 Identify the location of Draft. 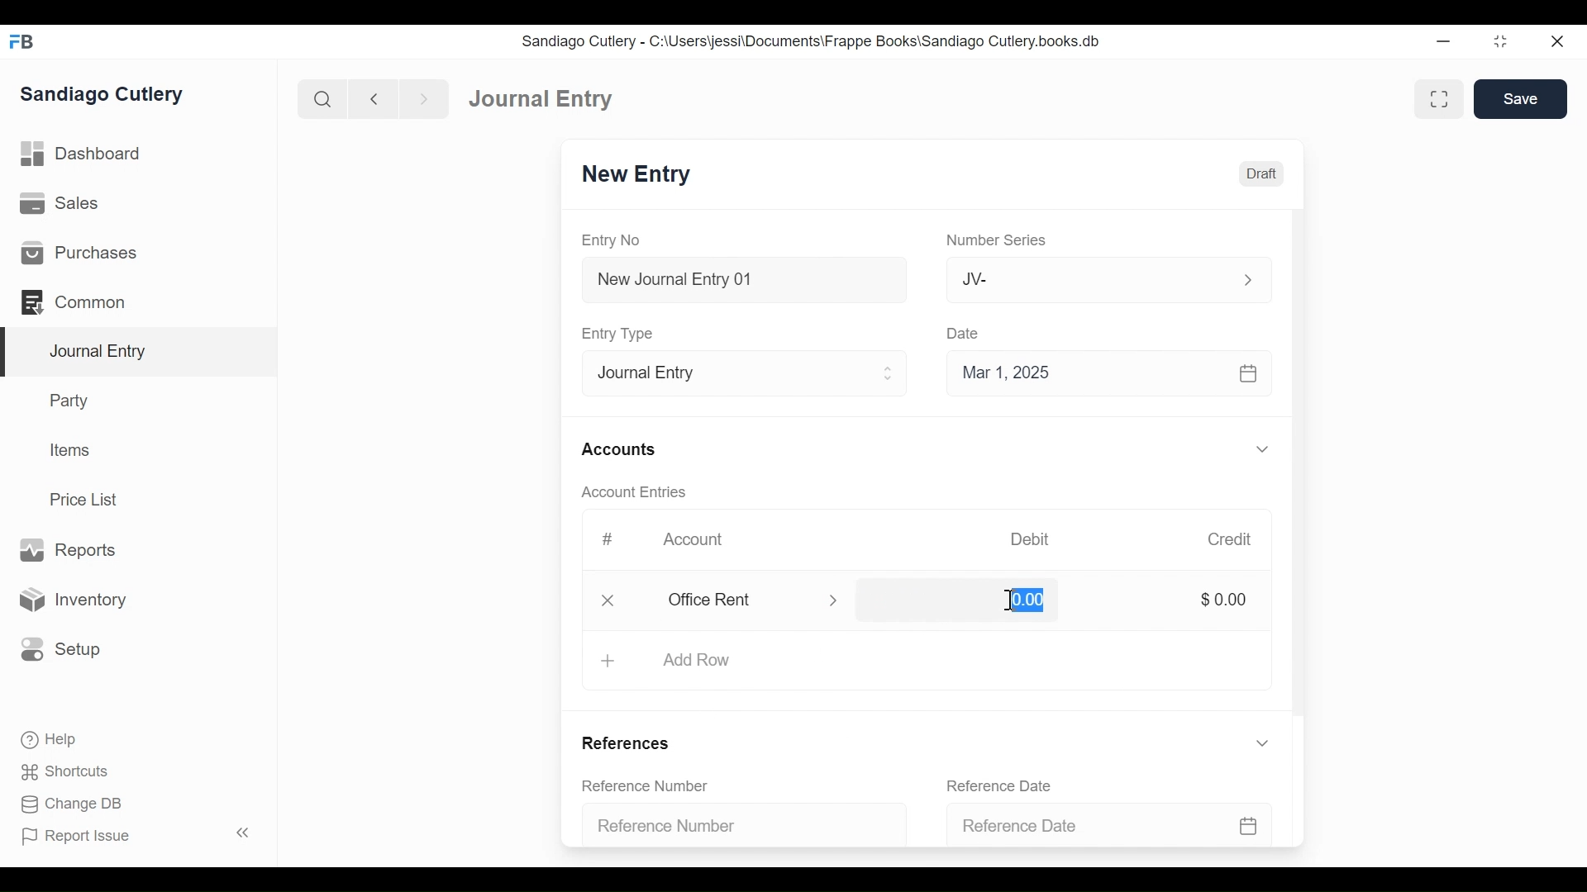
(1259, 173).